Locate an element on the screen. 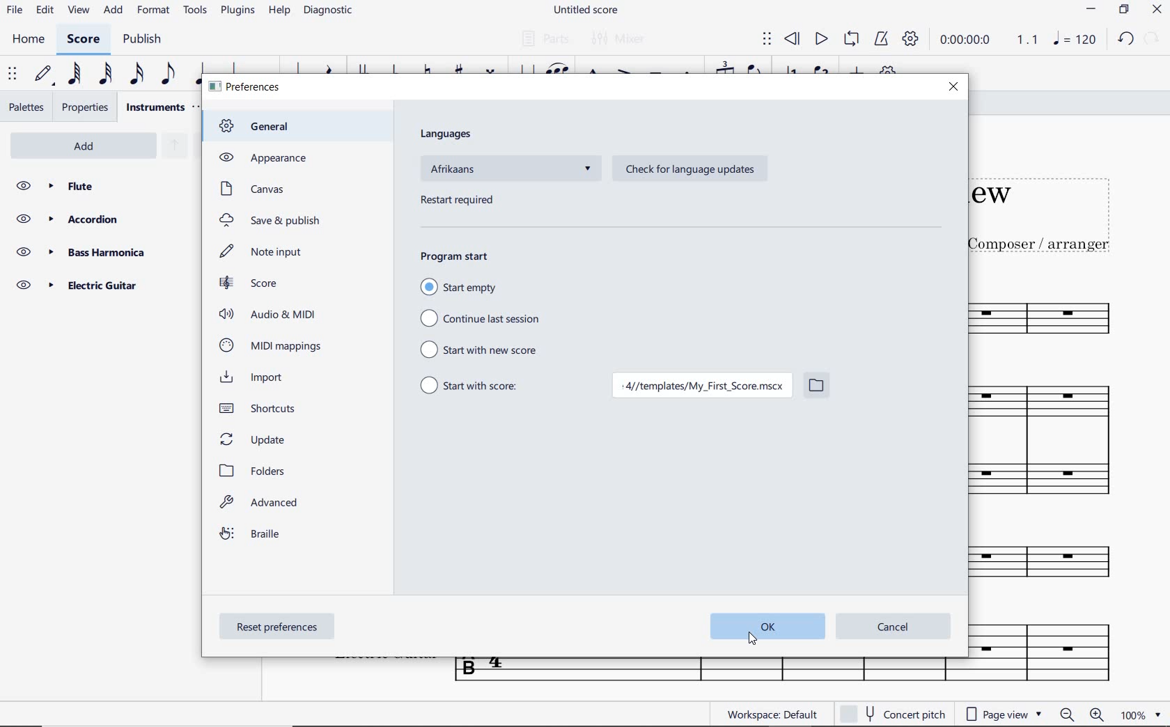 The image size is (1170, 727). plugins is located at coordinates (237, 11).